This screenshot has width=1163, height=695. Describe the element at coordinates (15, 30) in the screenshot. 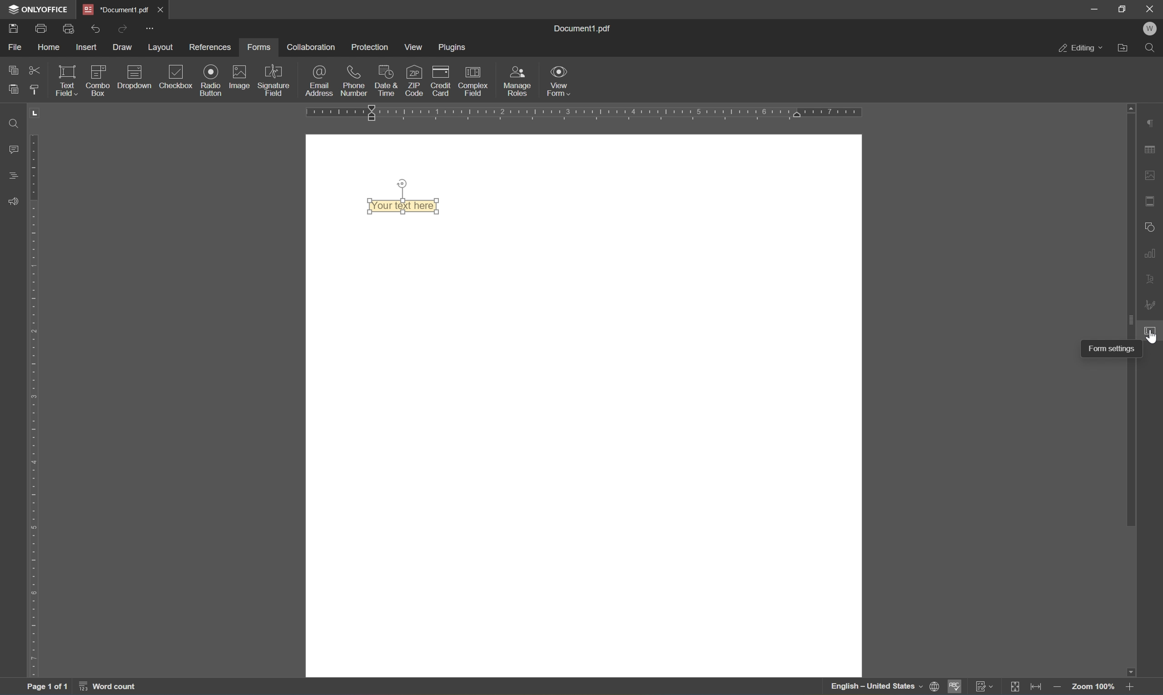

I see `save` at that location.